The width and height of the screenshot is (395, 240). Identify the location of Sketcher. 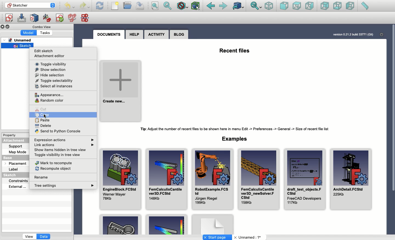
(27, 5).